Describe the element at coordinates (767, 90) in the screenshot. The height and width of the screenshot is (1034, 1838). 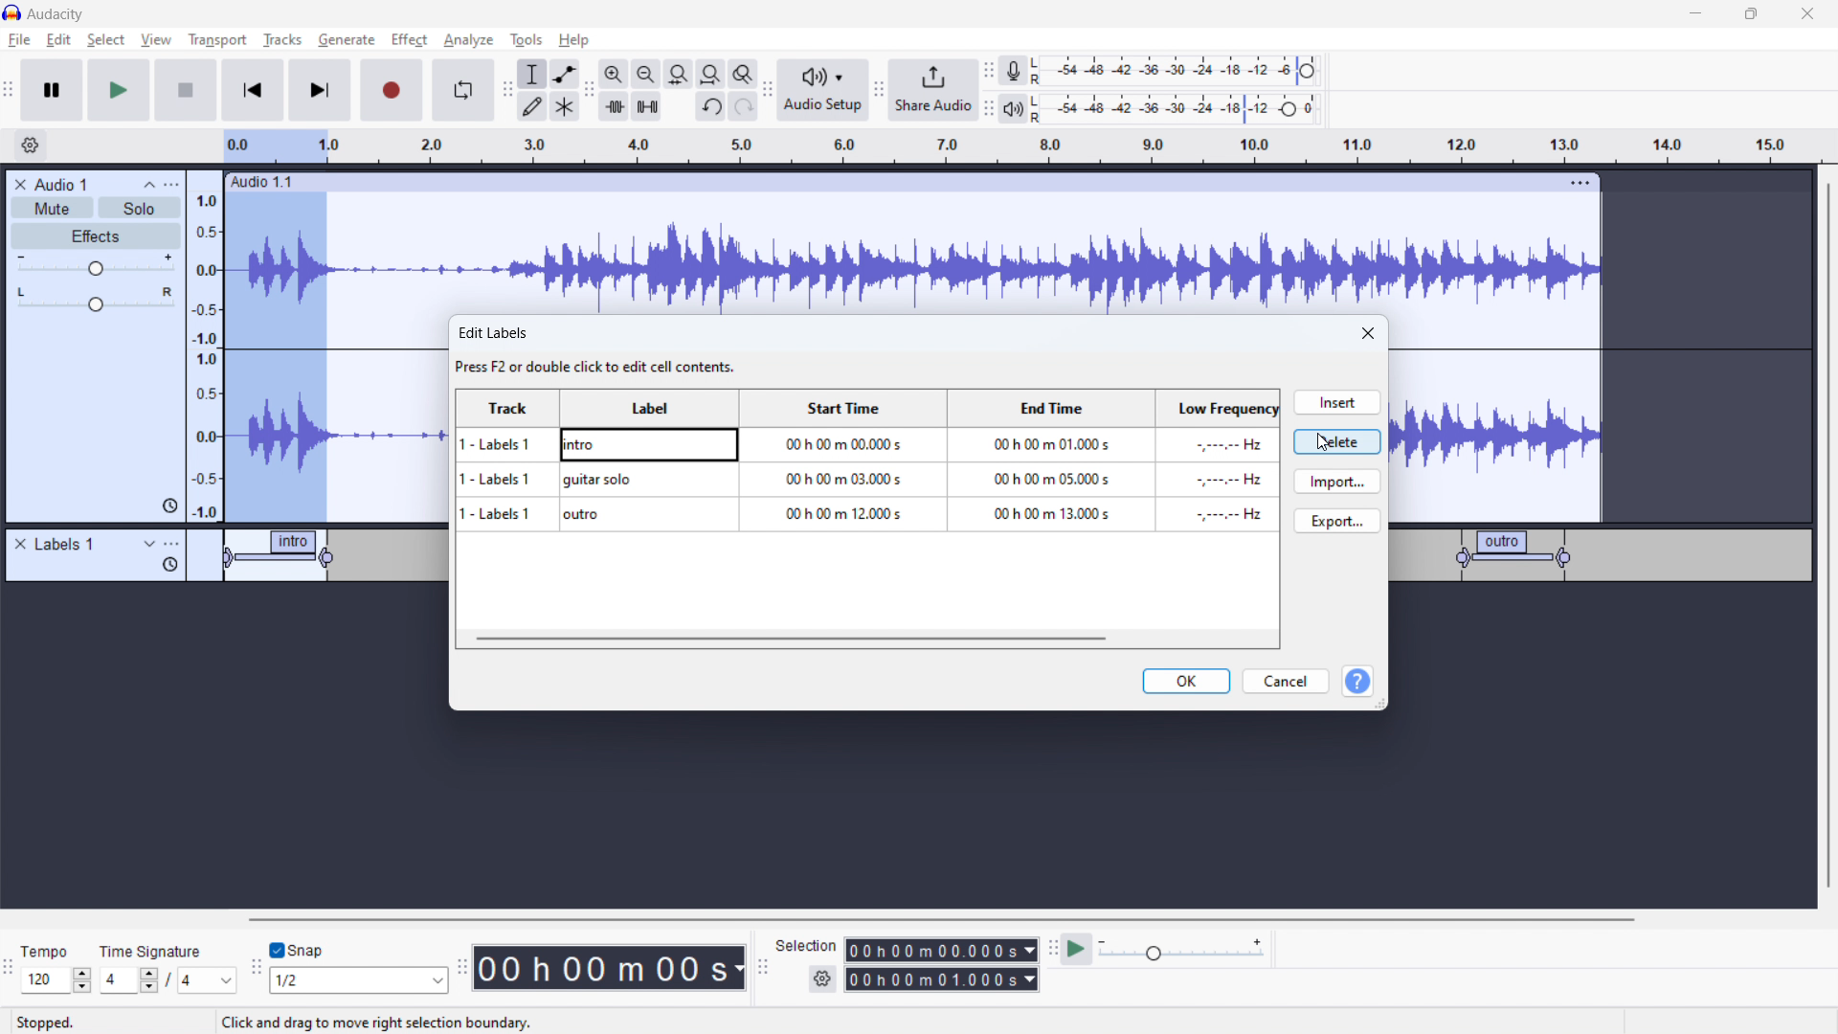
I see `audio setup toolbar` at that location.